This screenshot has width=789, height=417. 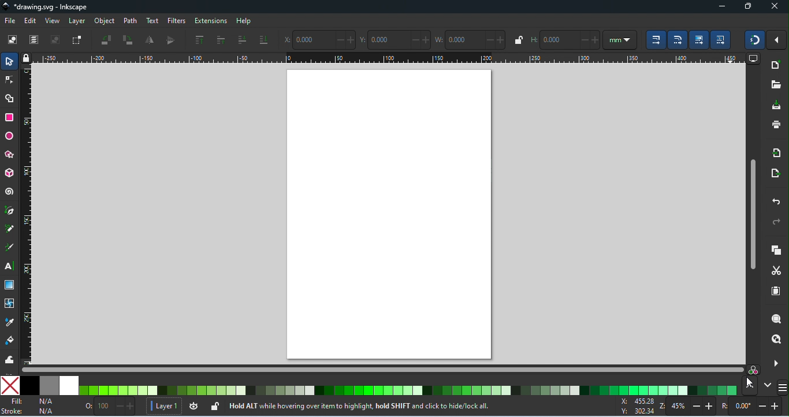 I want to click on ellipse/ arc, so click(x=9, y=136).